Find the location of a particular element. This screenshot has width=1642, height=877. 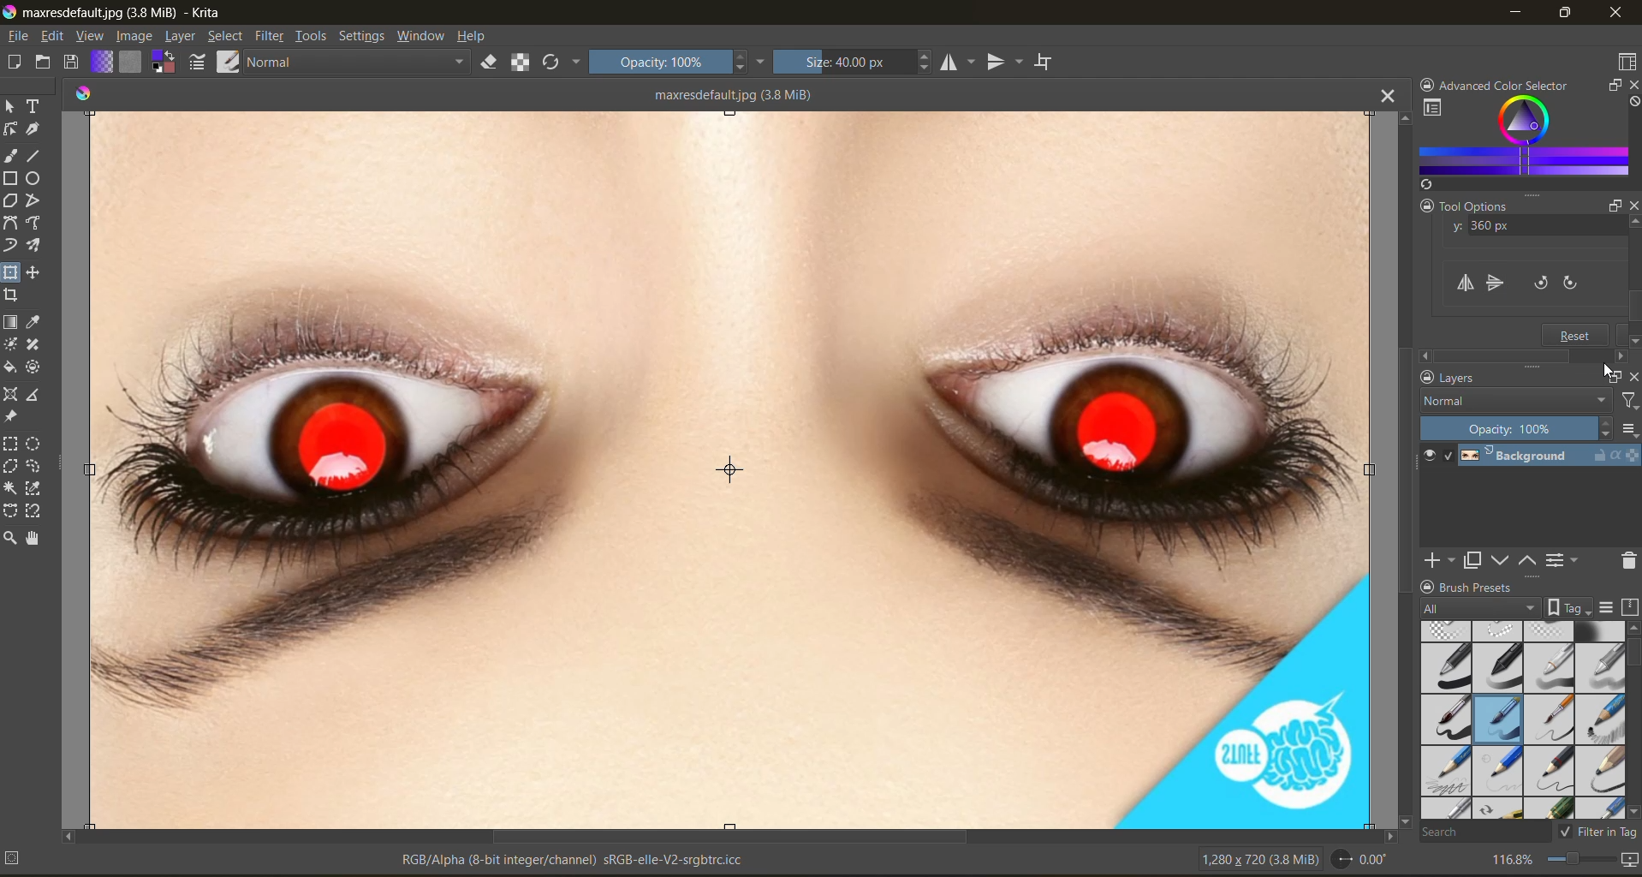

advanced color selector is located at coordinates (1522, 138).